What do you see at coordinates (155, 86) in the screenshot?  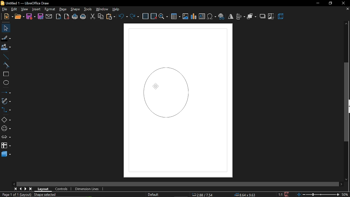 I see `Cursor` at bounding box center [155, 86].